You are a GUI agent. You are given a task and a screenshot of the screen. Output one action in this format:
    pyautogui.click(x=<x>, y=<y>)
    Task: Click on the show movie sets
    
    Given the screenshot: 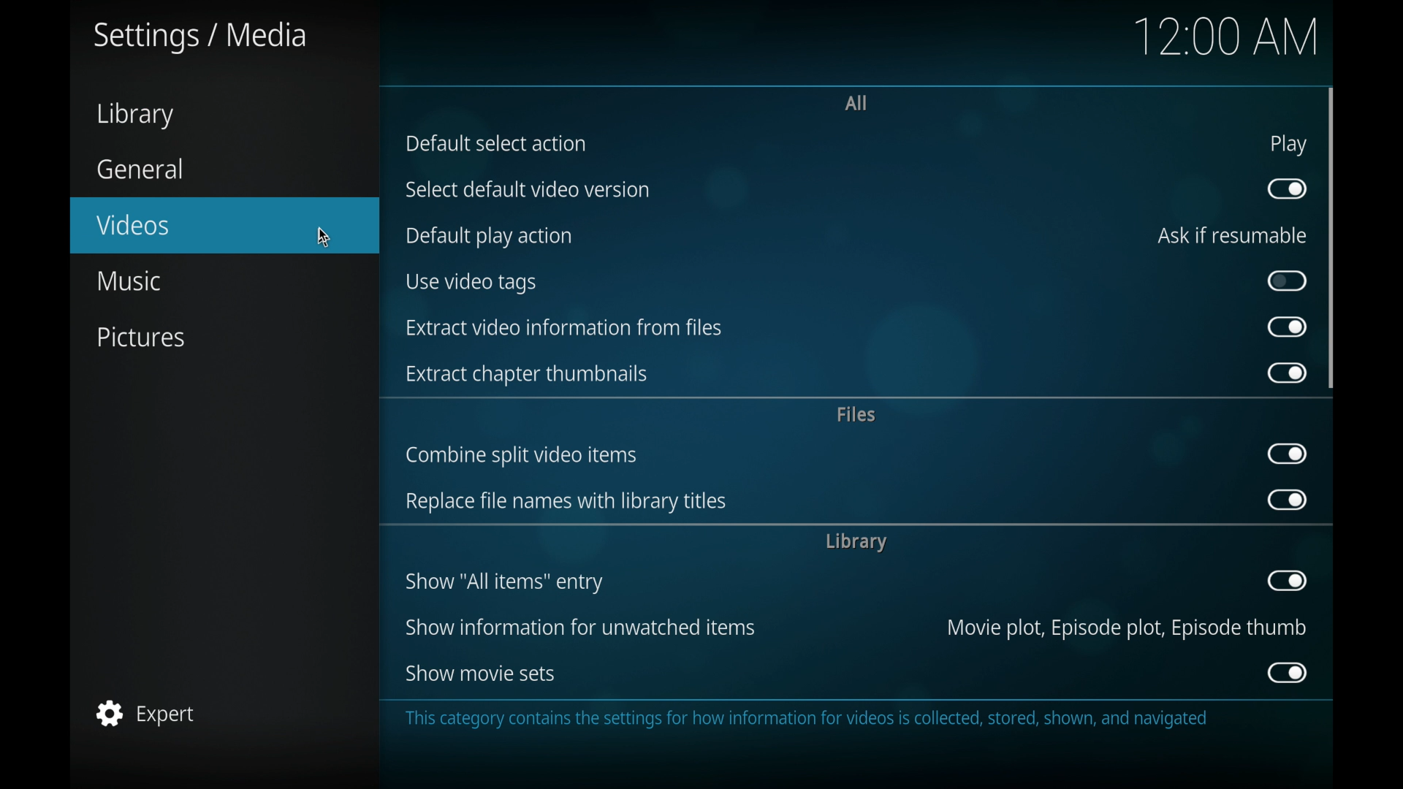 What is the action you would take?
    pyautogui.click(x=481, y=673)
    